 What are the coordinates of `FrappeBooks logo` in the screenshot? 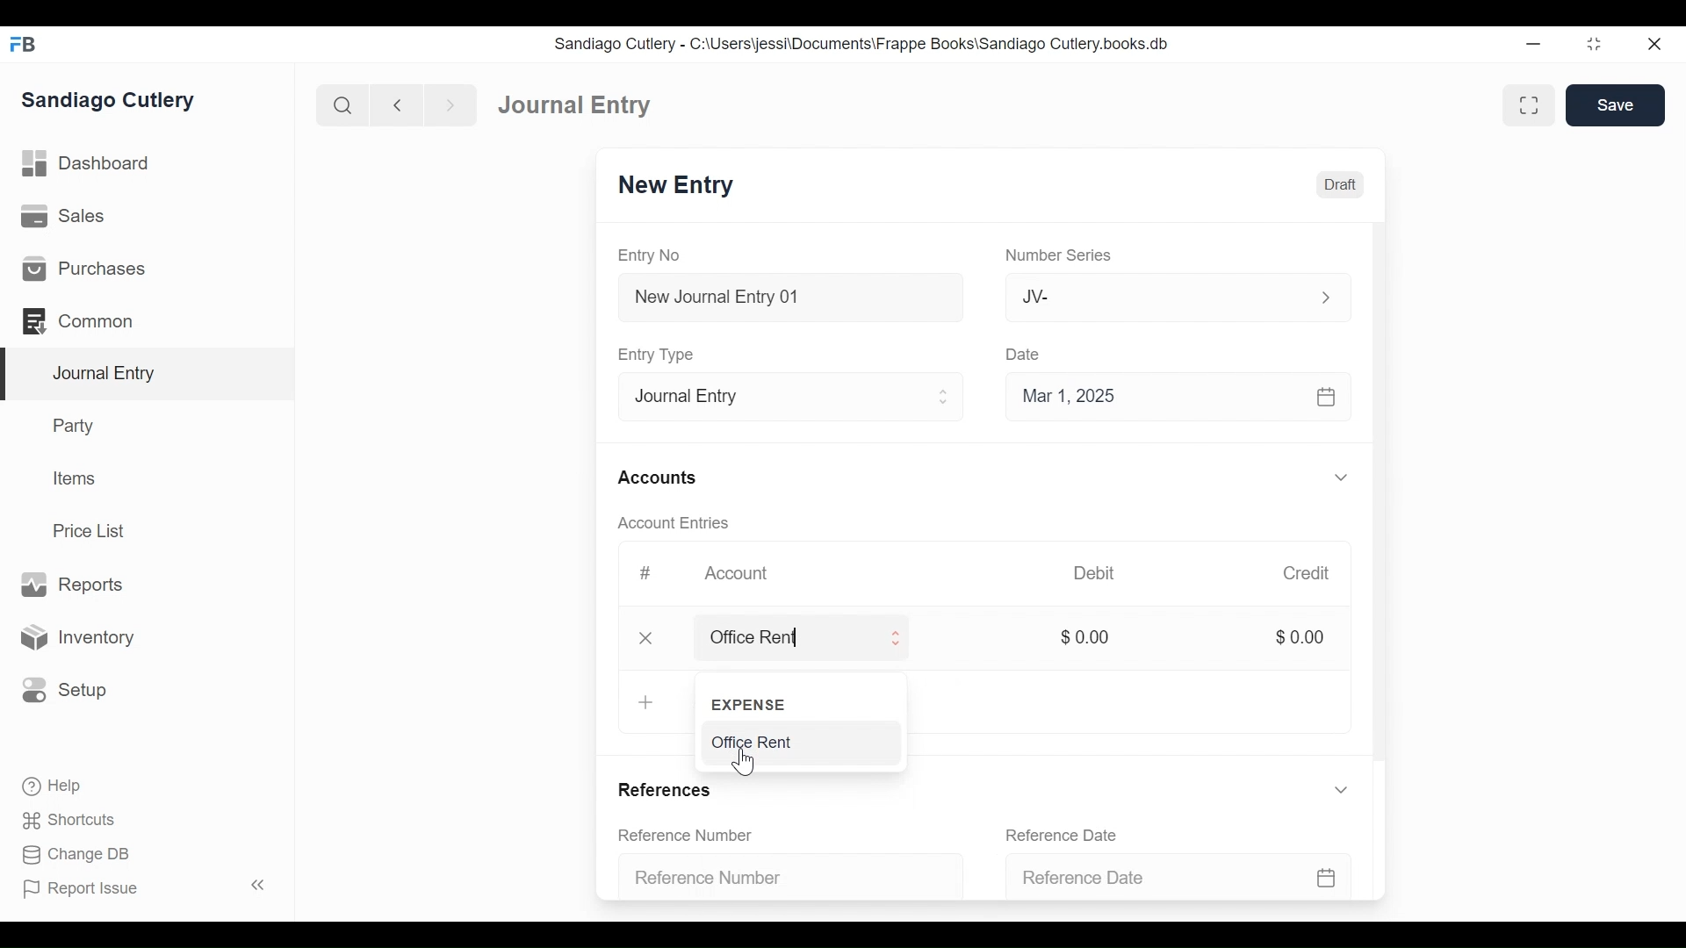 It's located at (22, 44).